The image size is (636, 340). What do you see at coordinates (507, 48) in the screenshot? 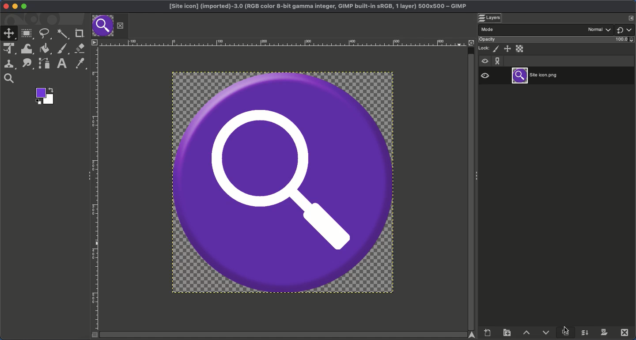
I see `Position and size` at bounding box center [507, 48].